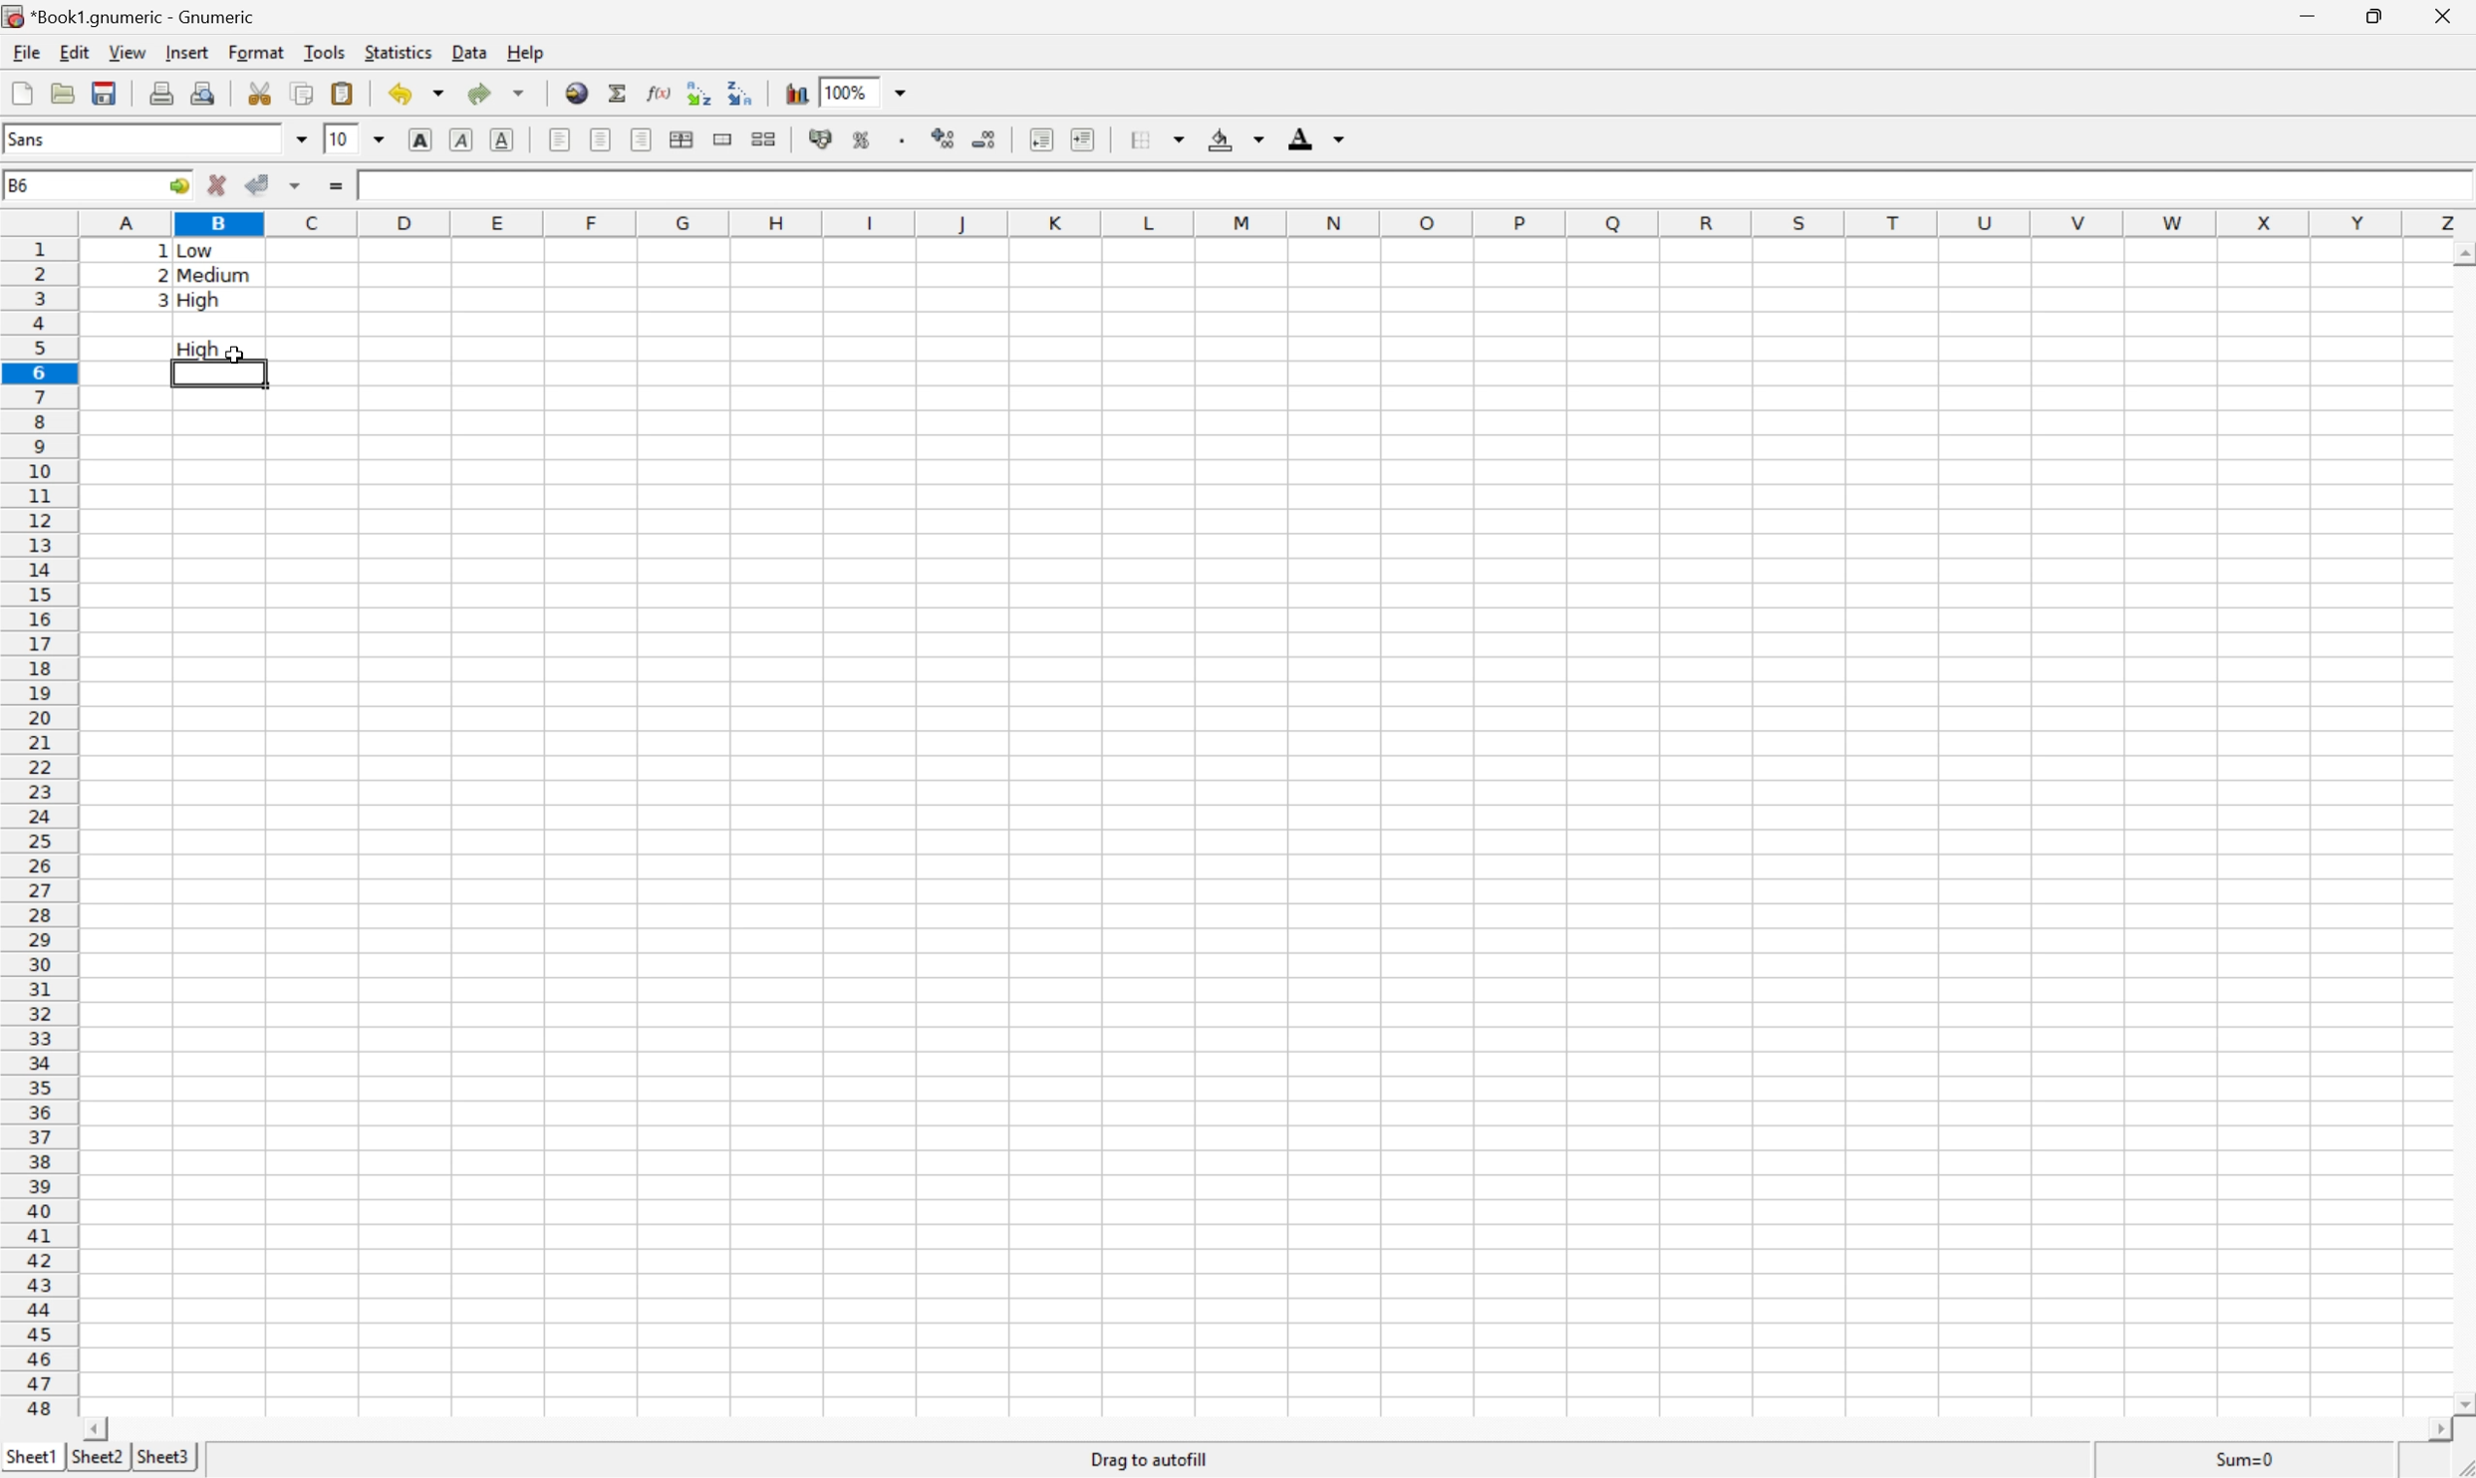 The height and width of the screenshot is (1478, 2476). Describe the element at coordinates (206, 251) in the screenshot. I see `Low` at that location.